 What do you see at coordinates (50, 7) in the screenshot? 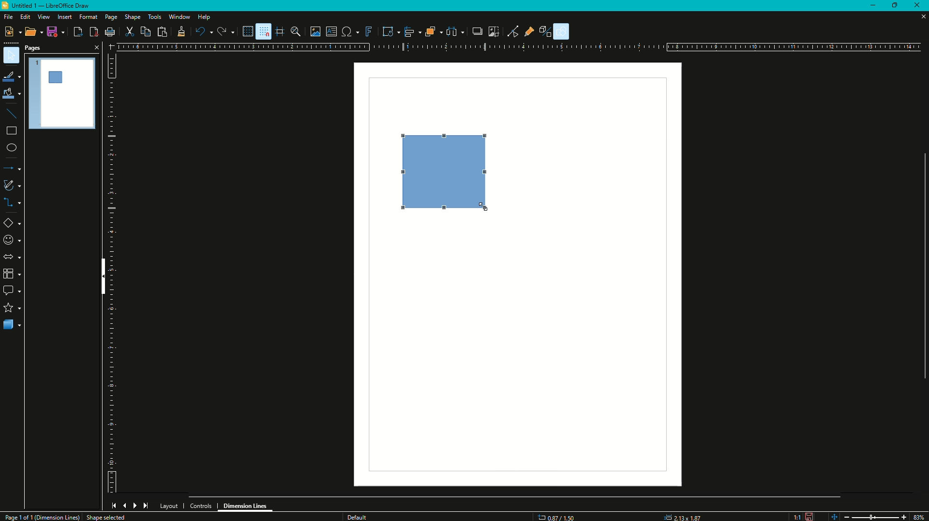
I see `Untitled` at bounding box center [50, 7].